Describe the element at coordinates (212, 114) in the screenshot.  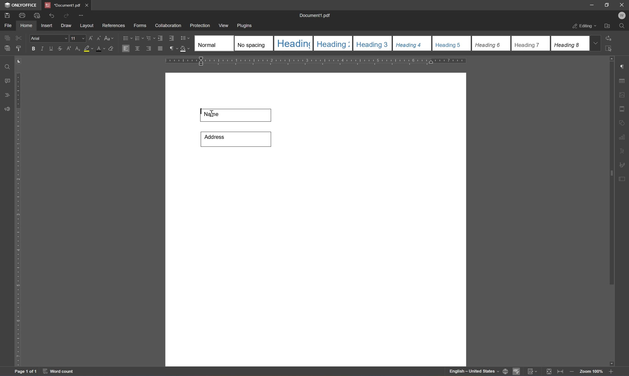
I see `text cursor` at that location.